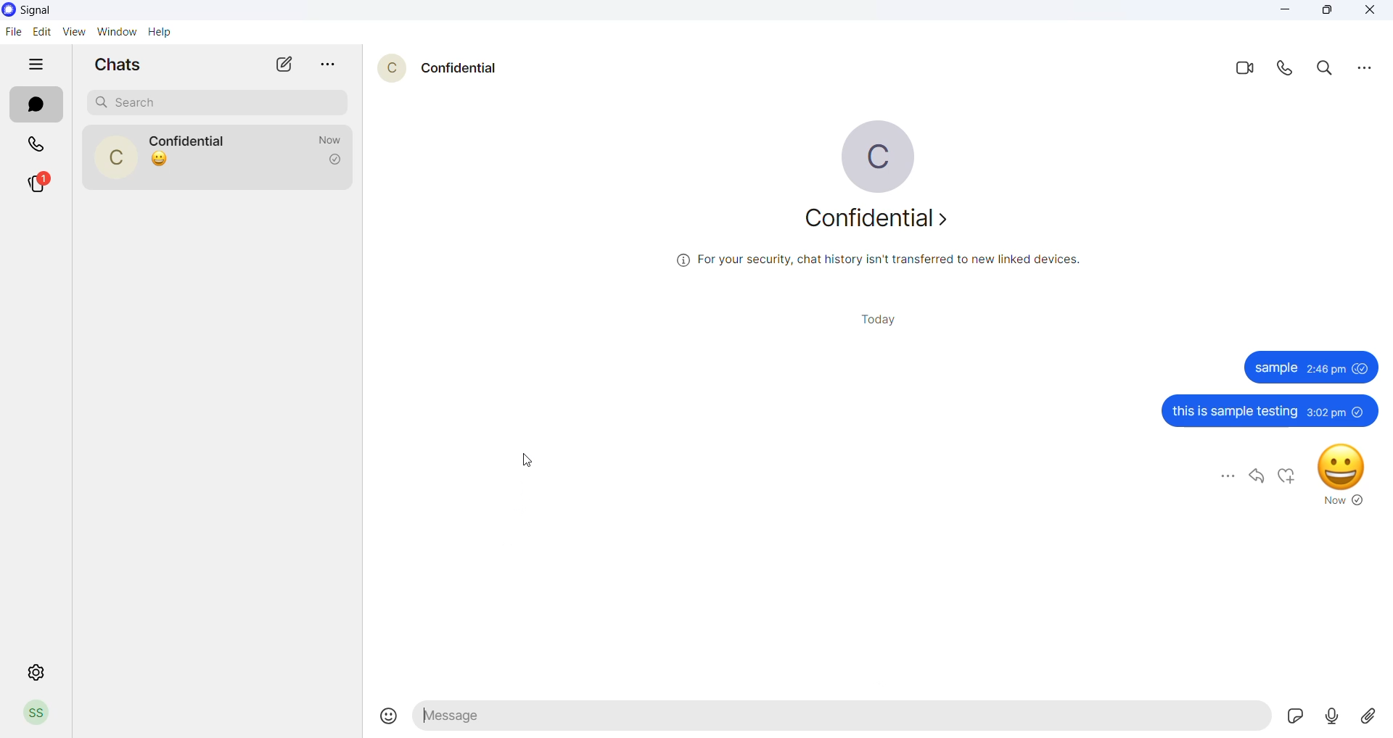  Describe the element at coordinates (1275, 368) in the screenshot. I see `sample` at that location.